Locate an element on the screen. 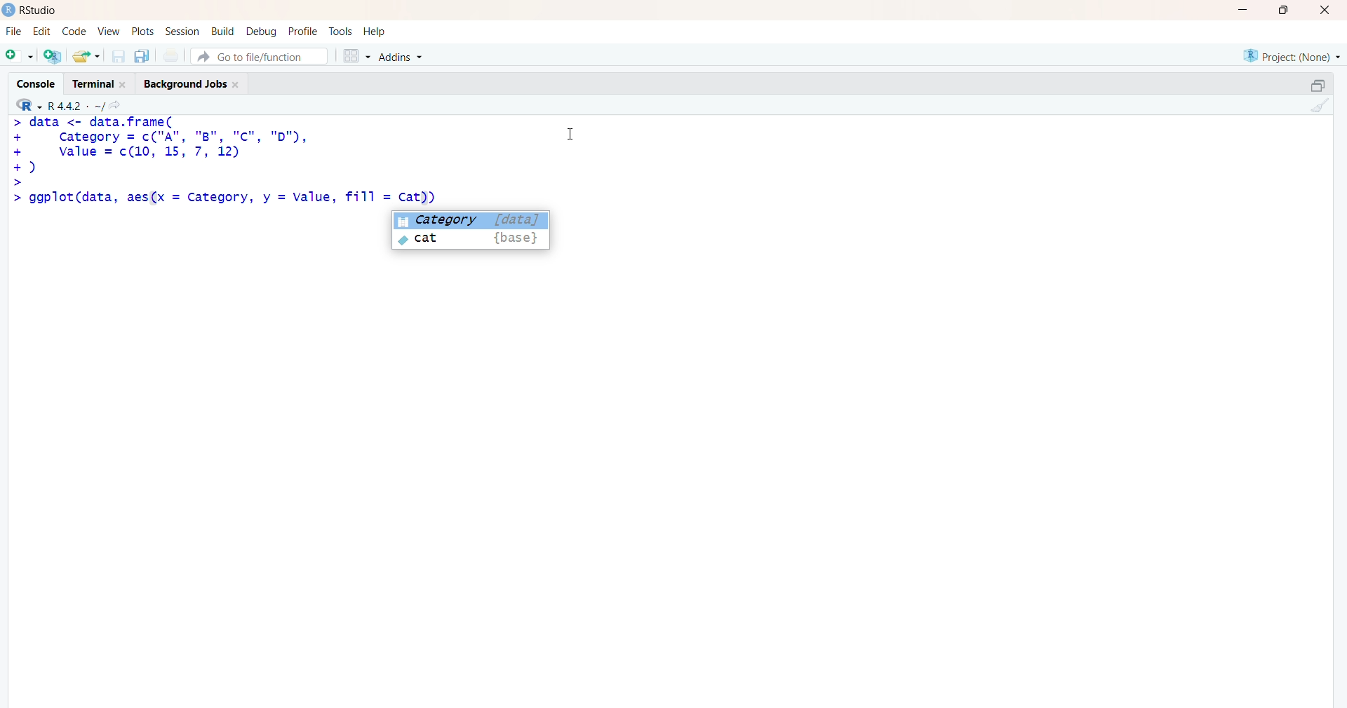  Addins is located at coordinates (403, 57).